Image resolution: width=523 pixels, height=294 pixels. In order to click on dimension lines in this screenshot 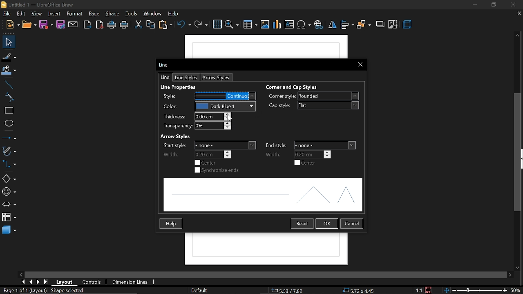, I will do `click(130, 283)`.